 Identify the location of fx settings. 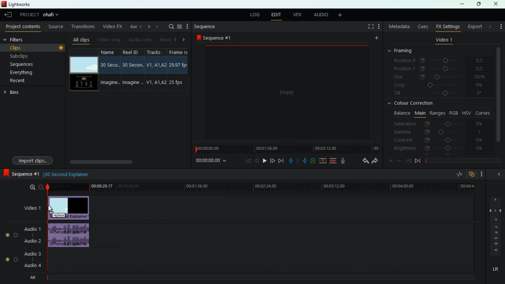
(447, 26).